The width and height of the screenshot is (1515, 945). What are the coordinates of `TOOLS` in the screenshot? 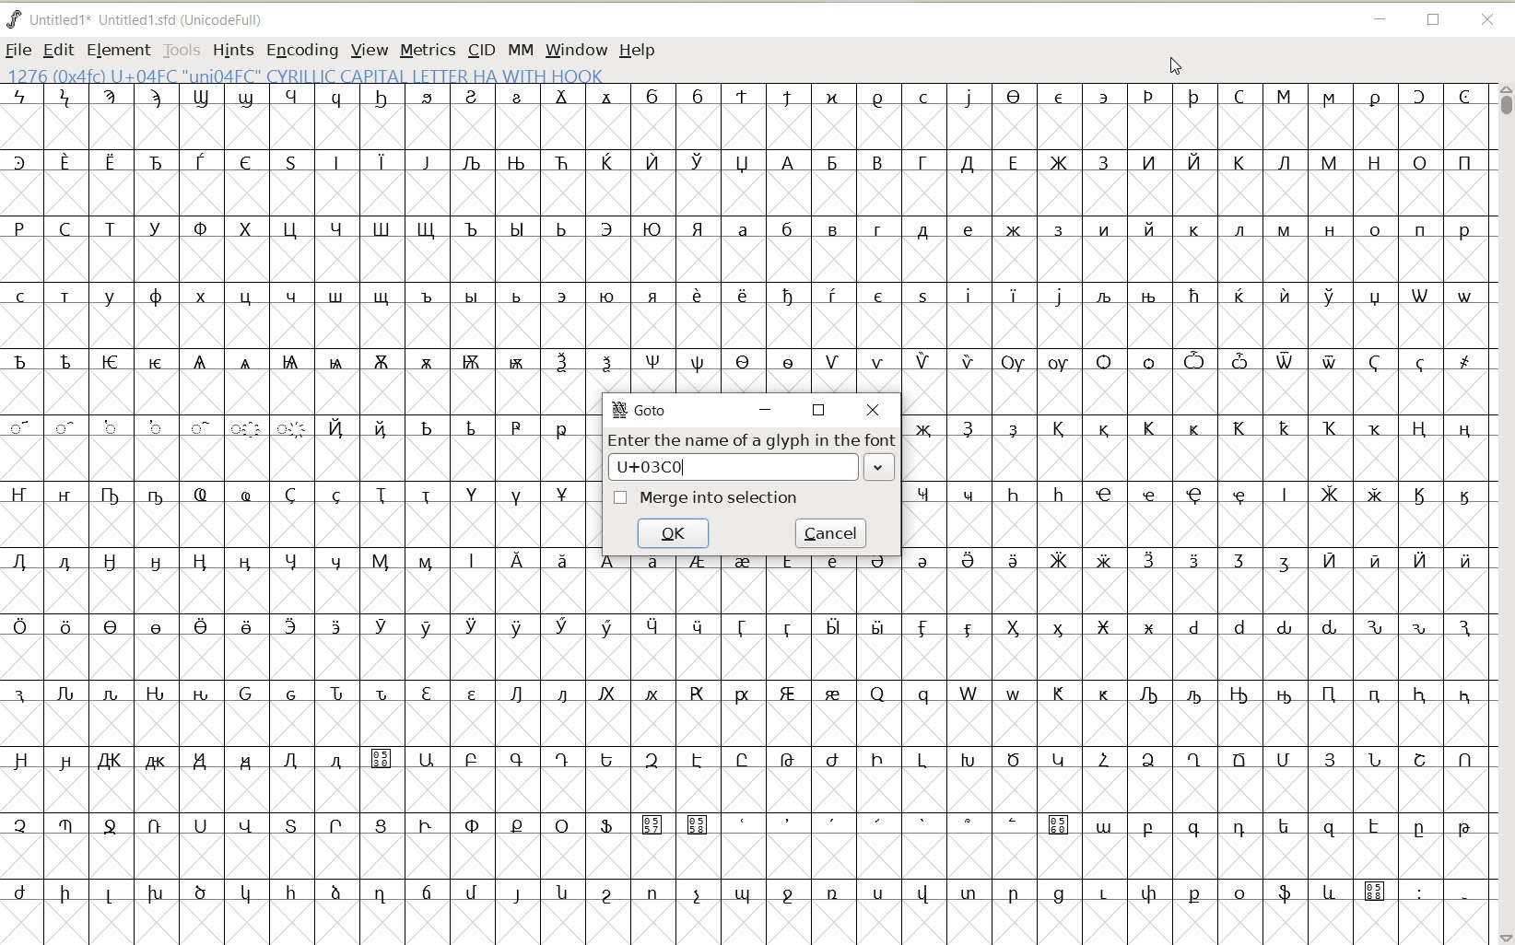 It's located at (182, 49).